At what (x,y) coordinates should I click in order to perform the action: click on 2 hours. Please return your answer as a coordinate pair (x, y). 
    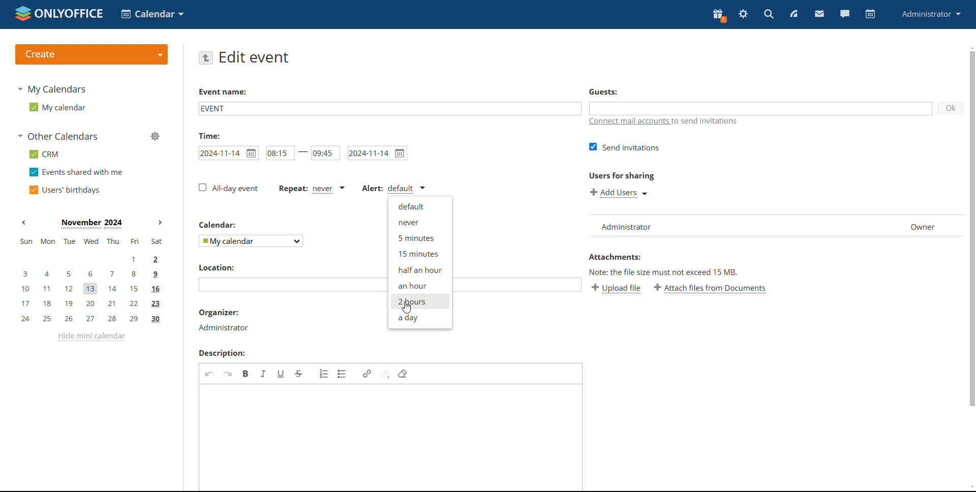
    Looking at the image, I should click on (420, 301).